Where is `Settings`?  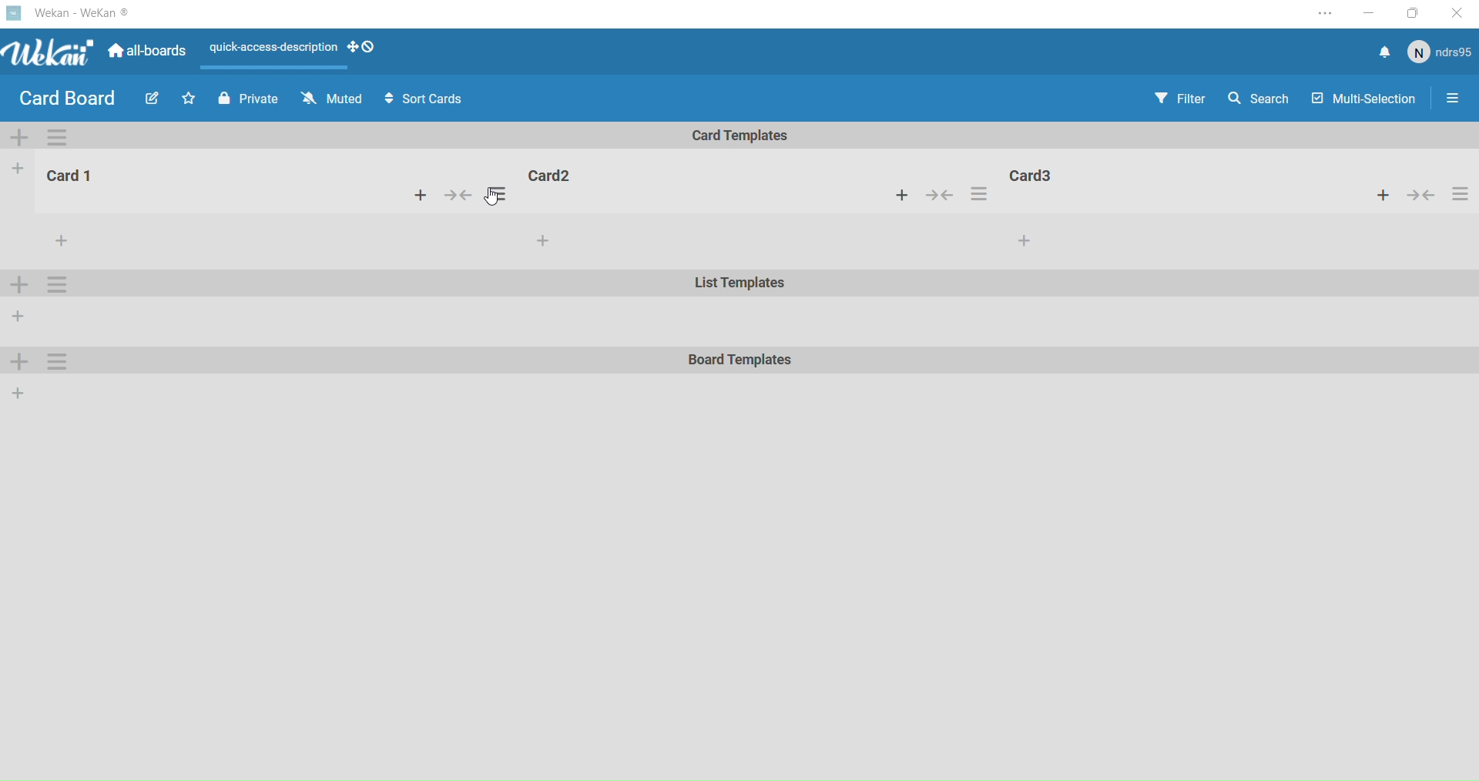 Settings is located at coordinates (52, 364).